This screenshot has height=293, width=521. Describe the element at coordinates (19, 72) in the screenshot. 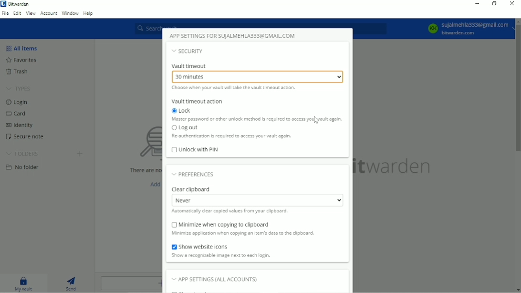

I see `Trash` at that location.